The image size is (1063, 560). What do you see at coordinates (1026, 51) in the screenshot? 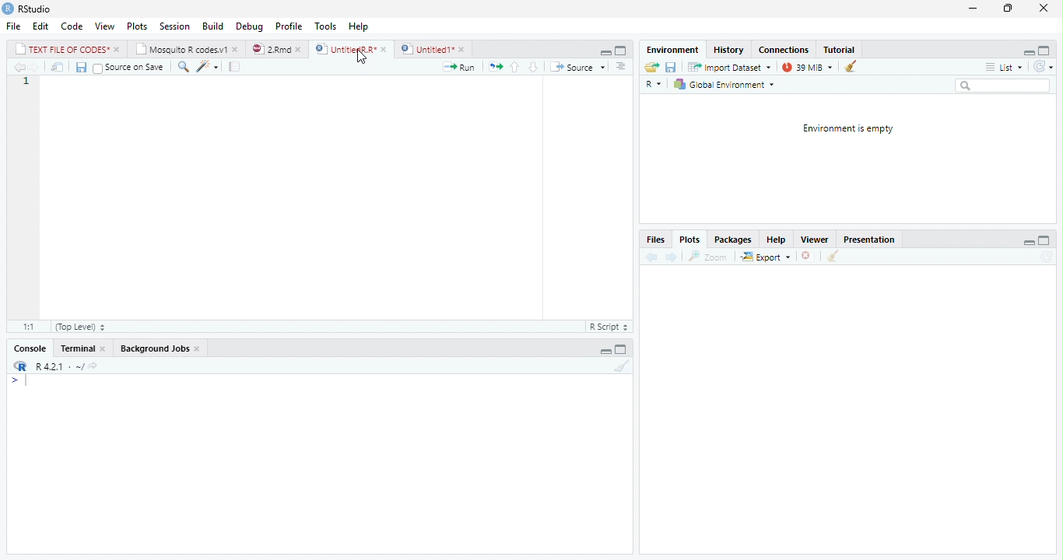
I see `Minimize` at bounding box center [1026, 51].